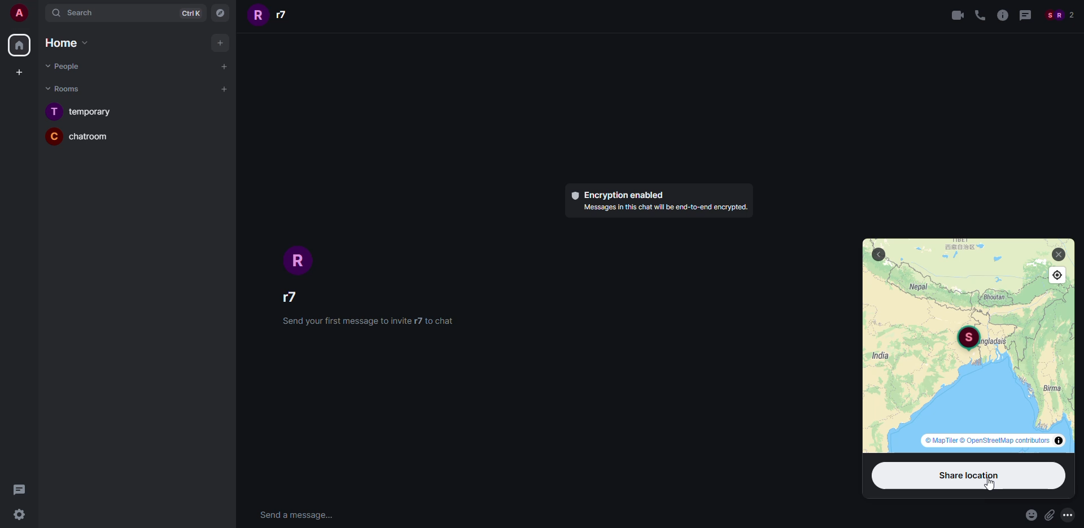 This screenshot has width=1084, height=528. What do you see at coordinates (62, 65) in the screenshot?
I see `Poeple` at bounding box center [62, 65].